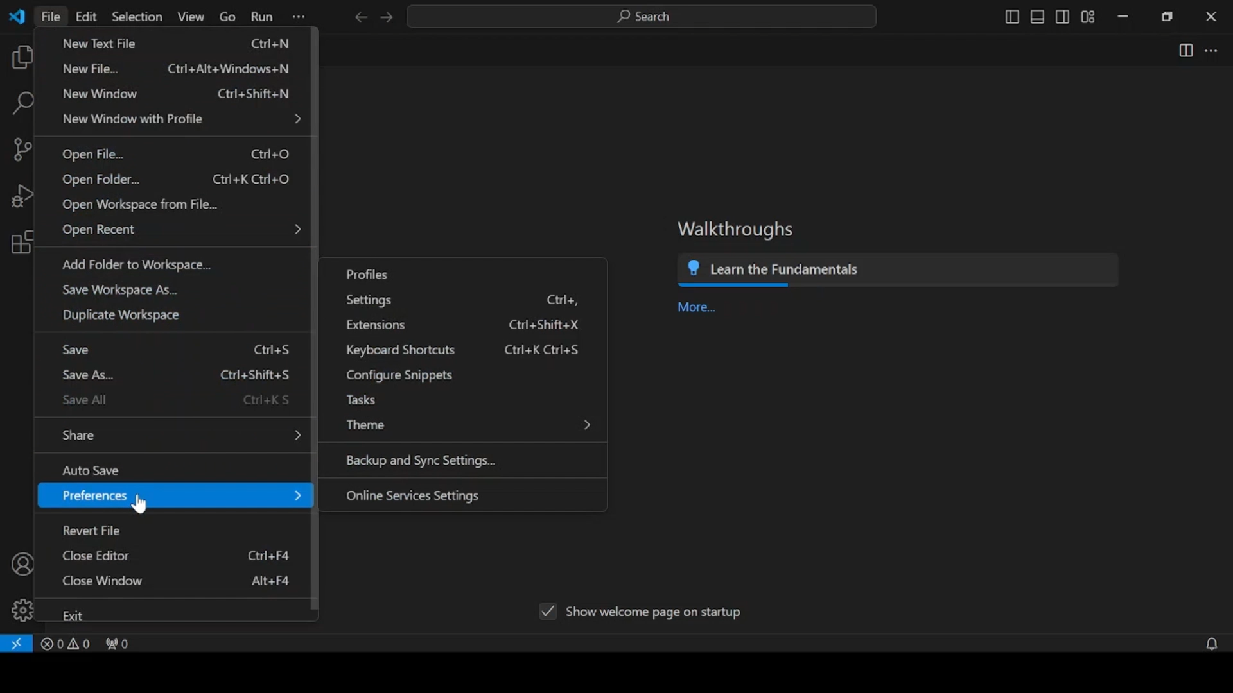 This screenshot has width=1233, height=693. I want to click on learn the fundamentals, so click(896, 271).